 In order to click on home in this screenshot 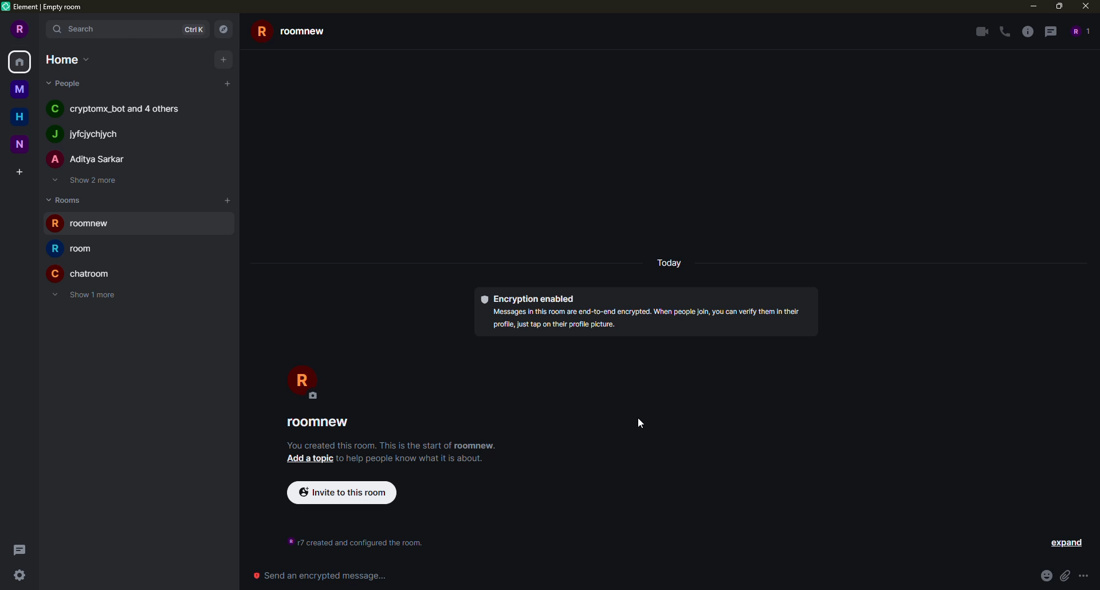, I will do `click(19, 62)`.